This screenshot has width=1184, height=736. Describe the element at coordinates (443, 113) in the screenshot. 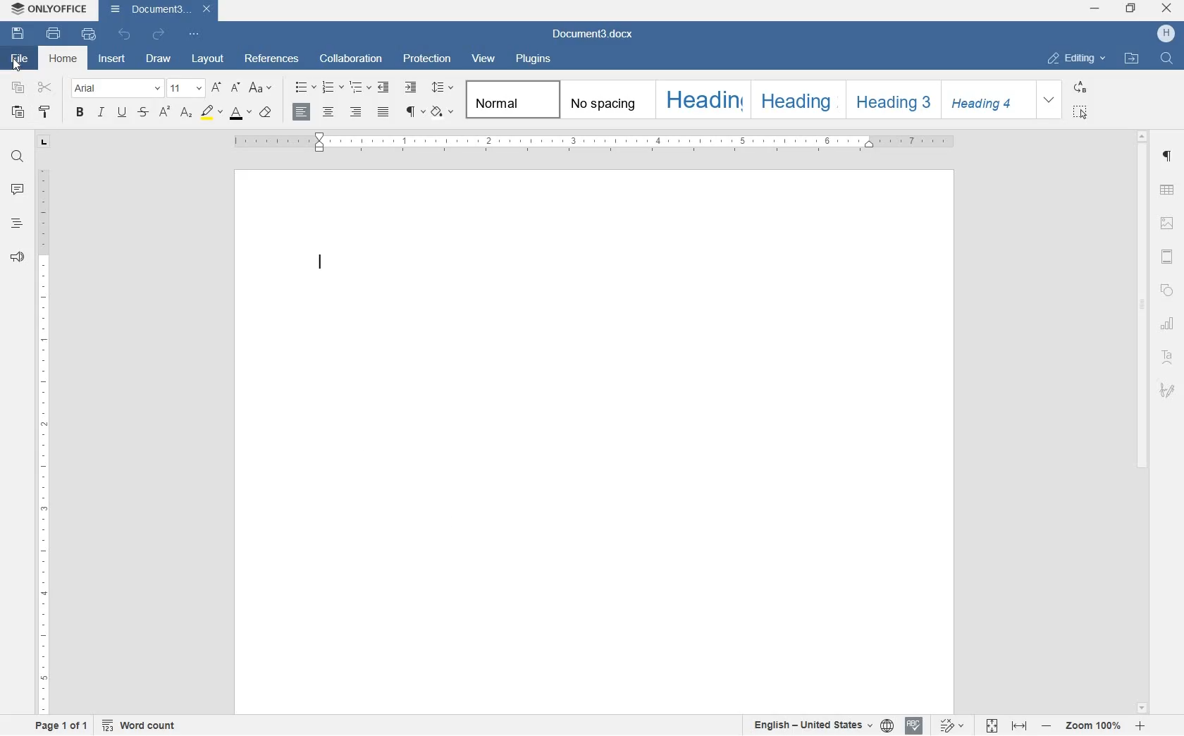

I see `shading` at that location.